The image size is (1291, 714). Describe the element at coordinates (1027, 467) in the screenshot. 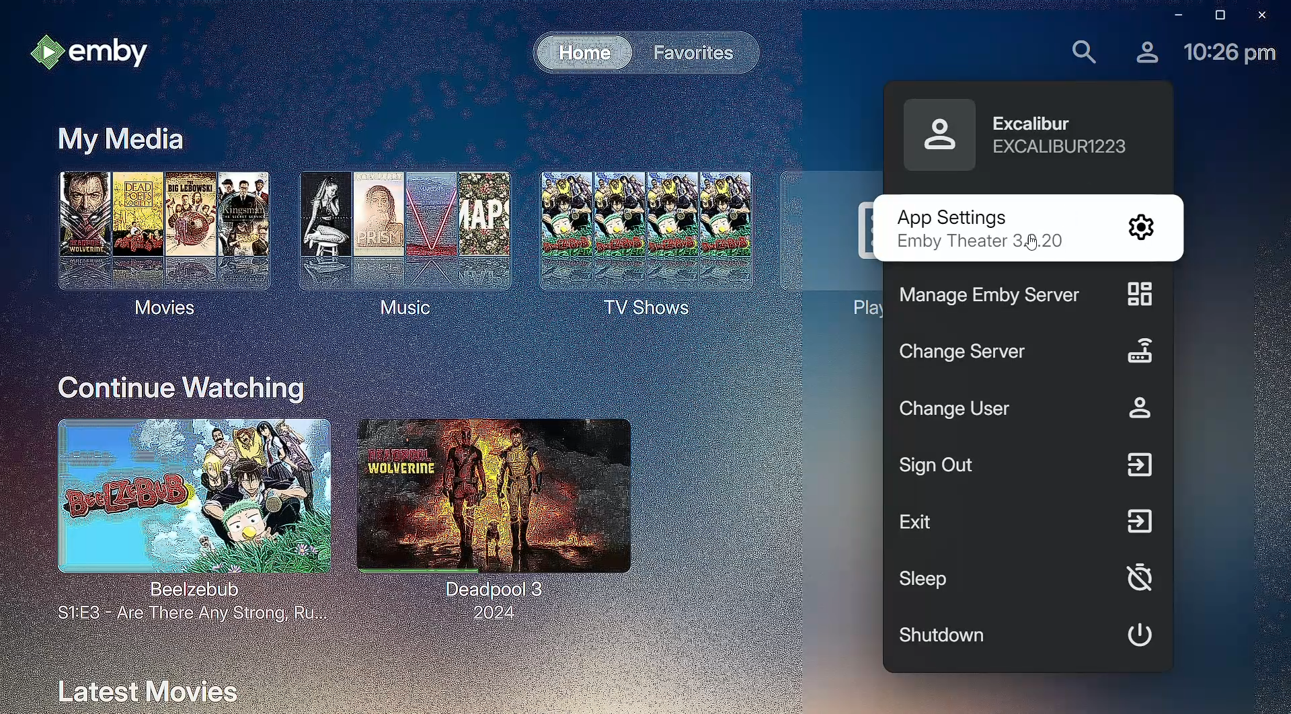

I see `Sign Out` at that location.